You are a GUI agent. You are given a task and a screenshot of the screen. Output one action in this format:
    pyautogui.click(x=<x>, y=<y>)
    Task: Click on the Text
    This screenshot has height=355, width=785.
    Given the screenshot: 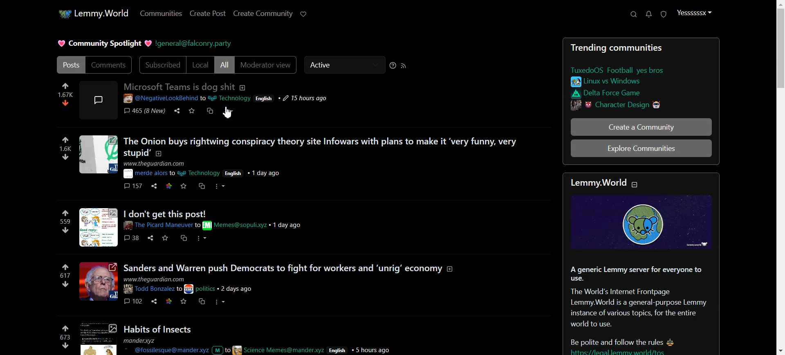 What is the action you would take?
    pyautogui.click(x=640, y=47)
    